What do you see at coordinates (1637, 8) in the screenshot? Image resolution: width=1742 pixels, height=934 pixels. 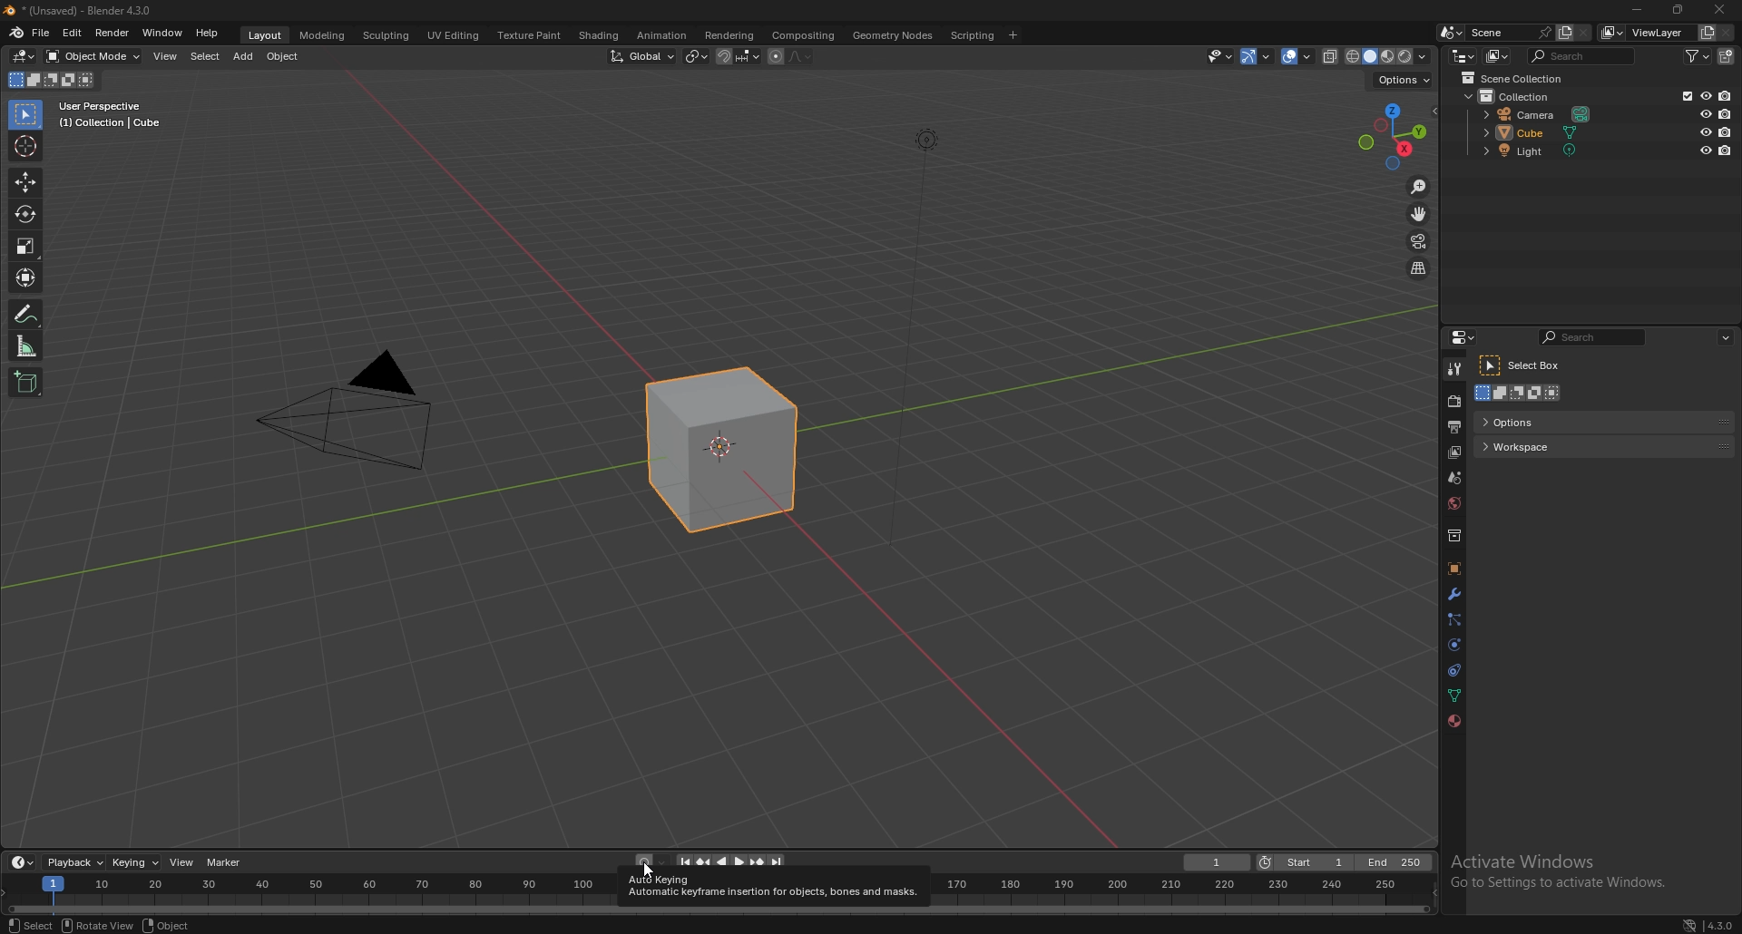 I see `minimize` at bounding box center [1637, 8].